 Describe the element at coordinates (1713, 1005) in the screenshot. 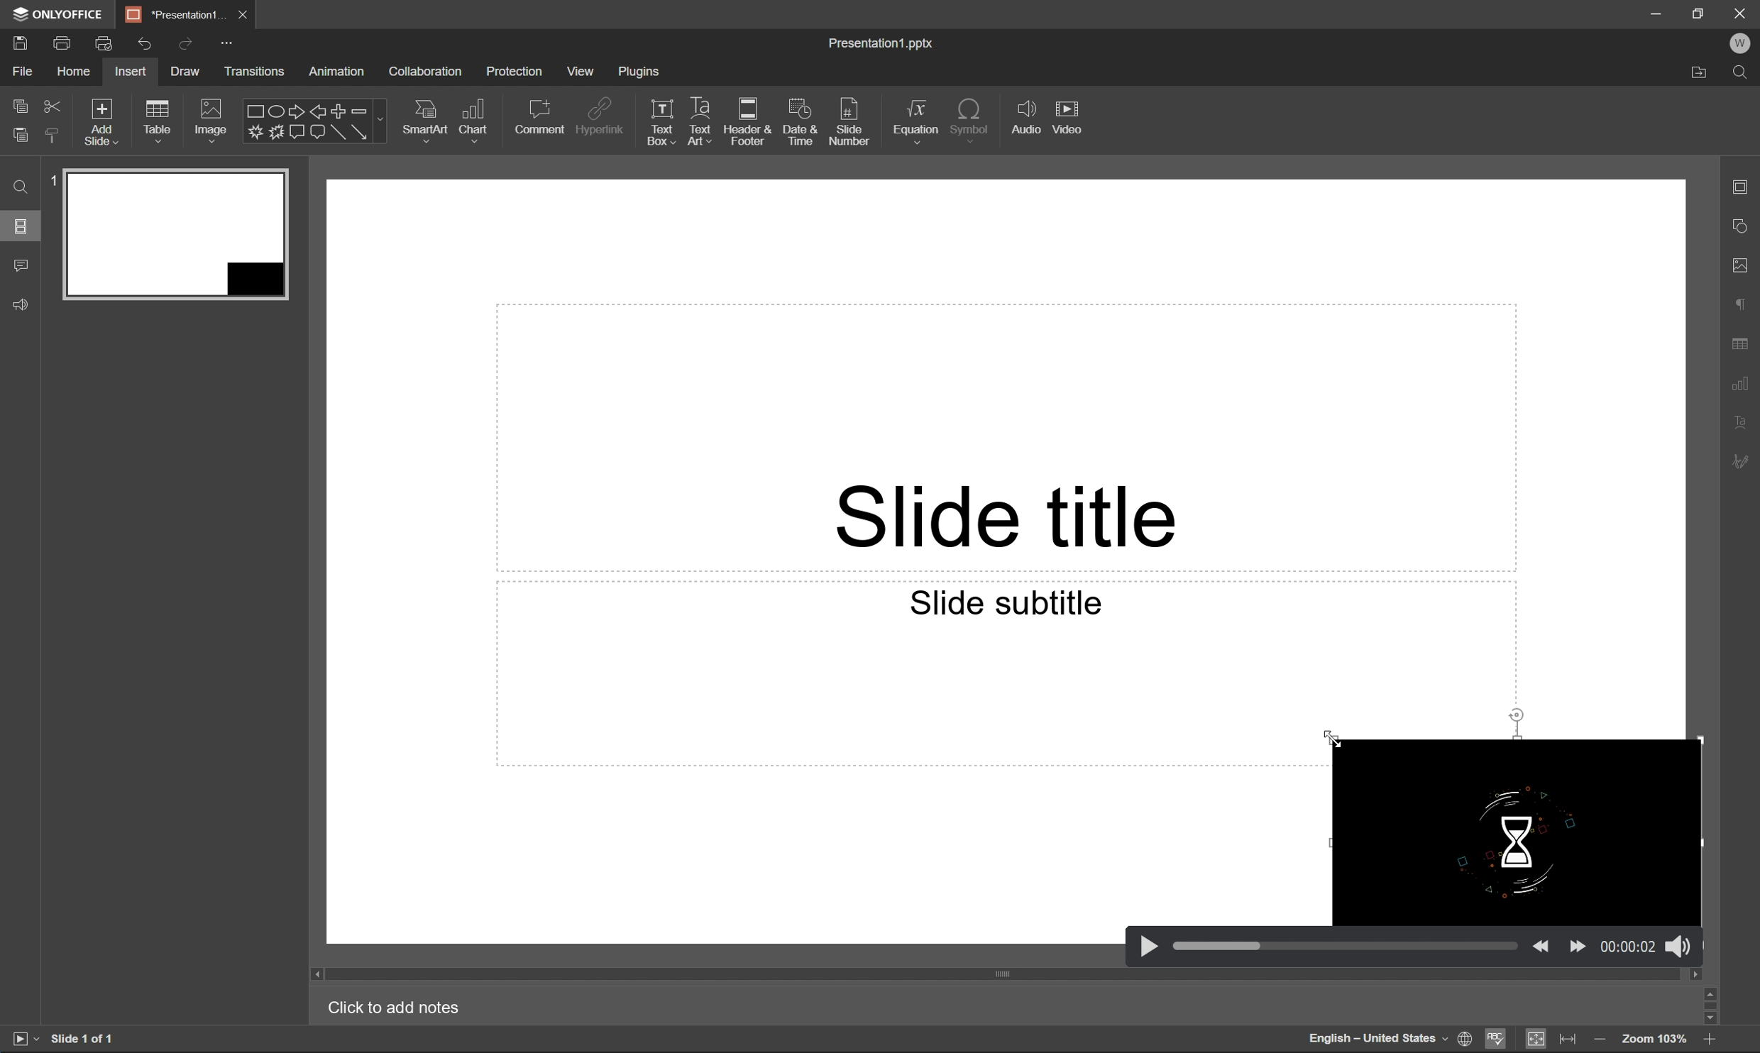

I see `scroll bar` at that location.